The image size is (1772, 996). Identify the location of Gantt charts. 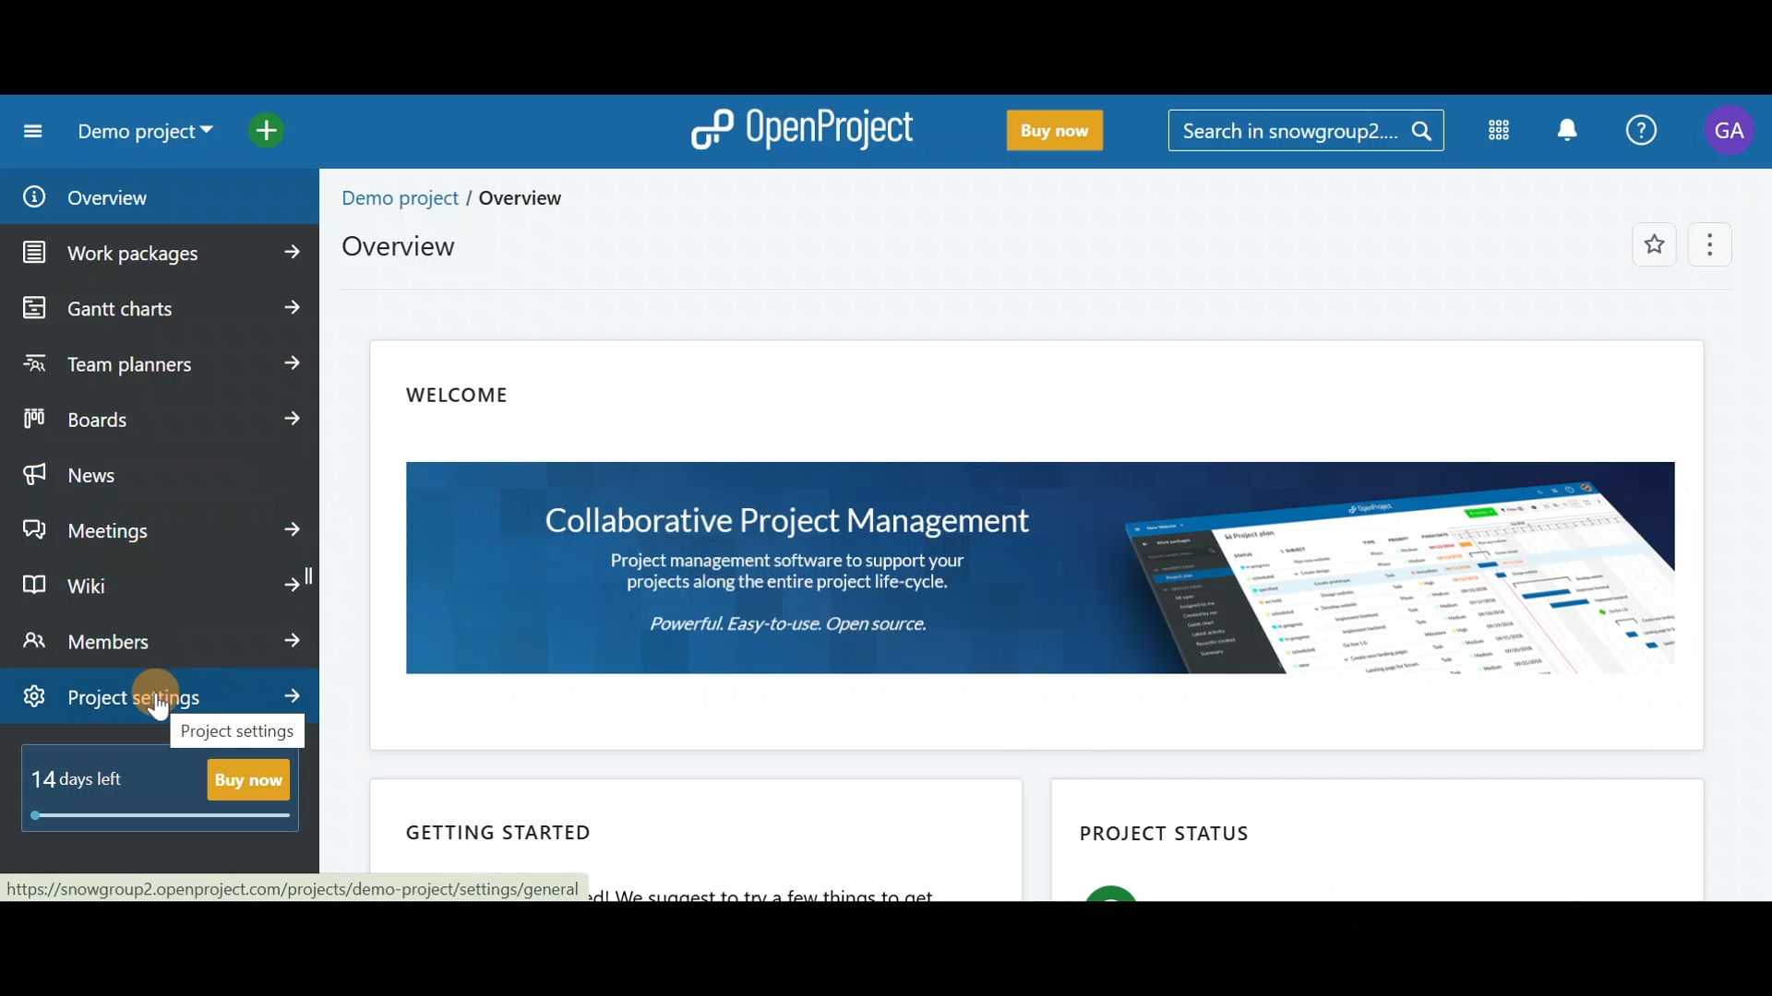
(161, 305).